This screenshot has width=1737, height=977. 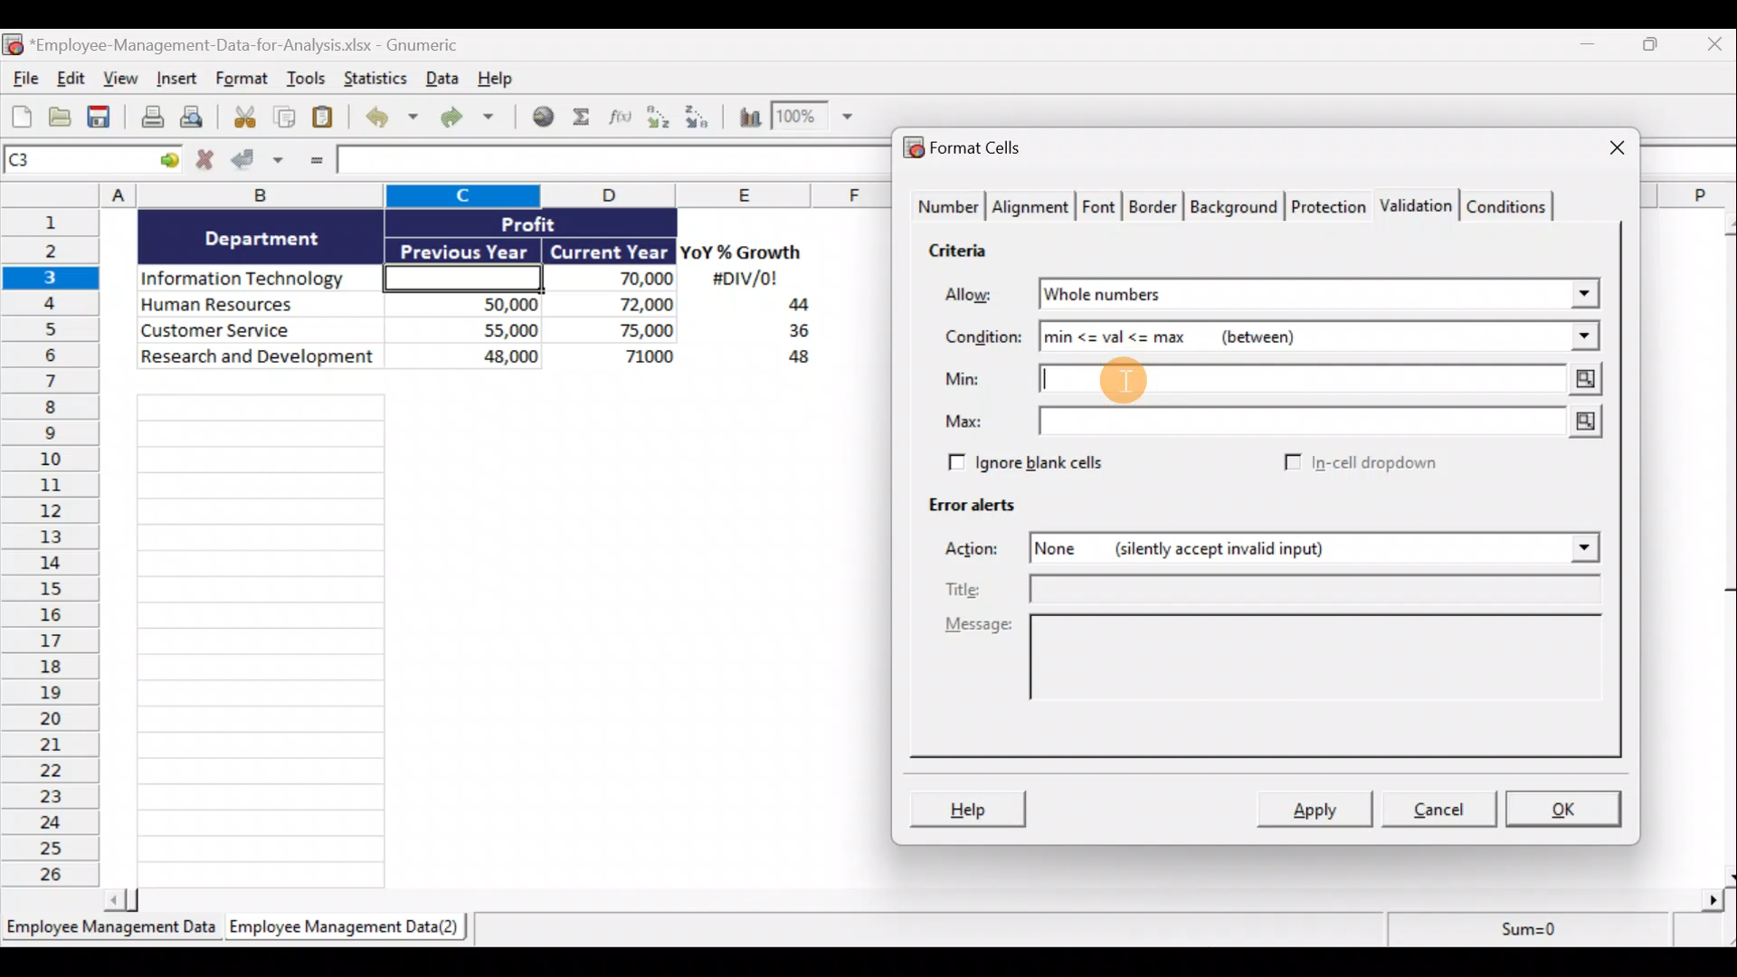 I want to click on Format, so click(x=242, y=81).